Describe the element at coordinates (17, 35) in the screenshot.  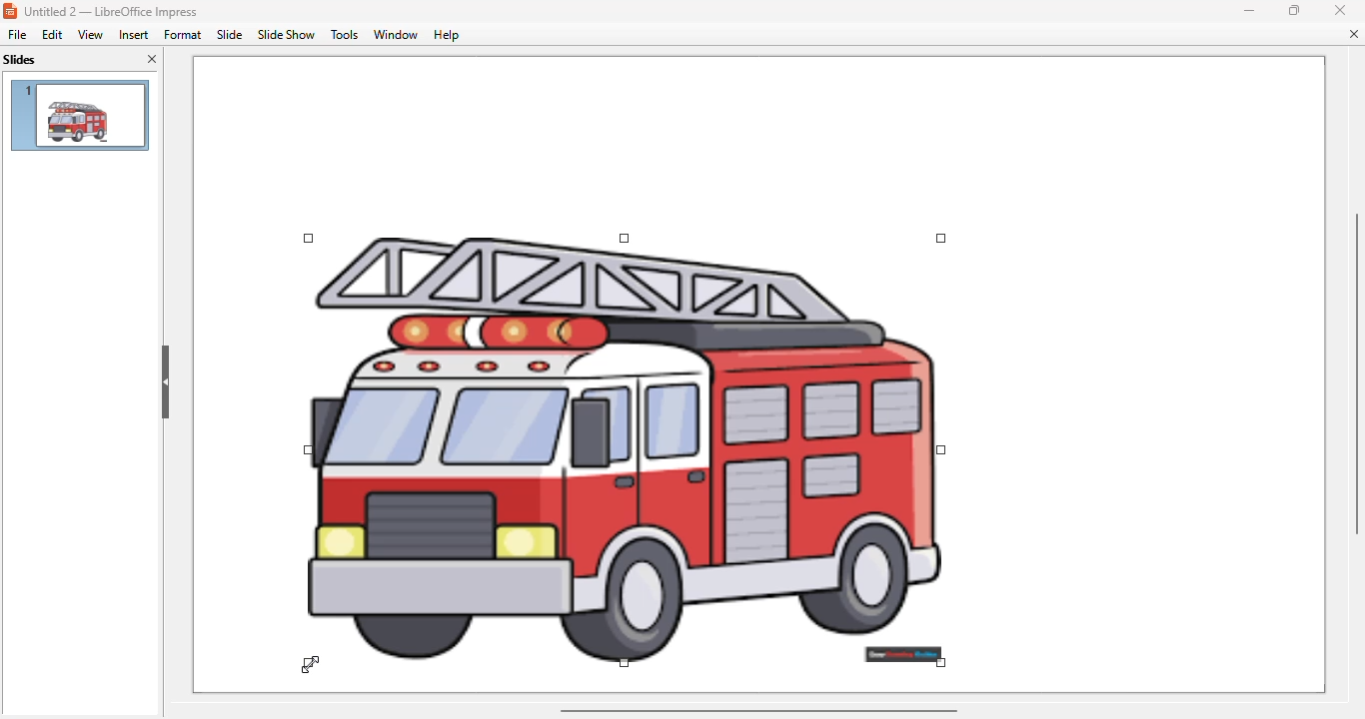
I see `file` at that location.